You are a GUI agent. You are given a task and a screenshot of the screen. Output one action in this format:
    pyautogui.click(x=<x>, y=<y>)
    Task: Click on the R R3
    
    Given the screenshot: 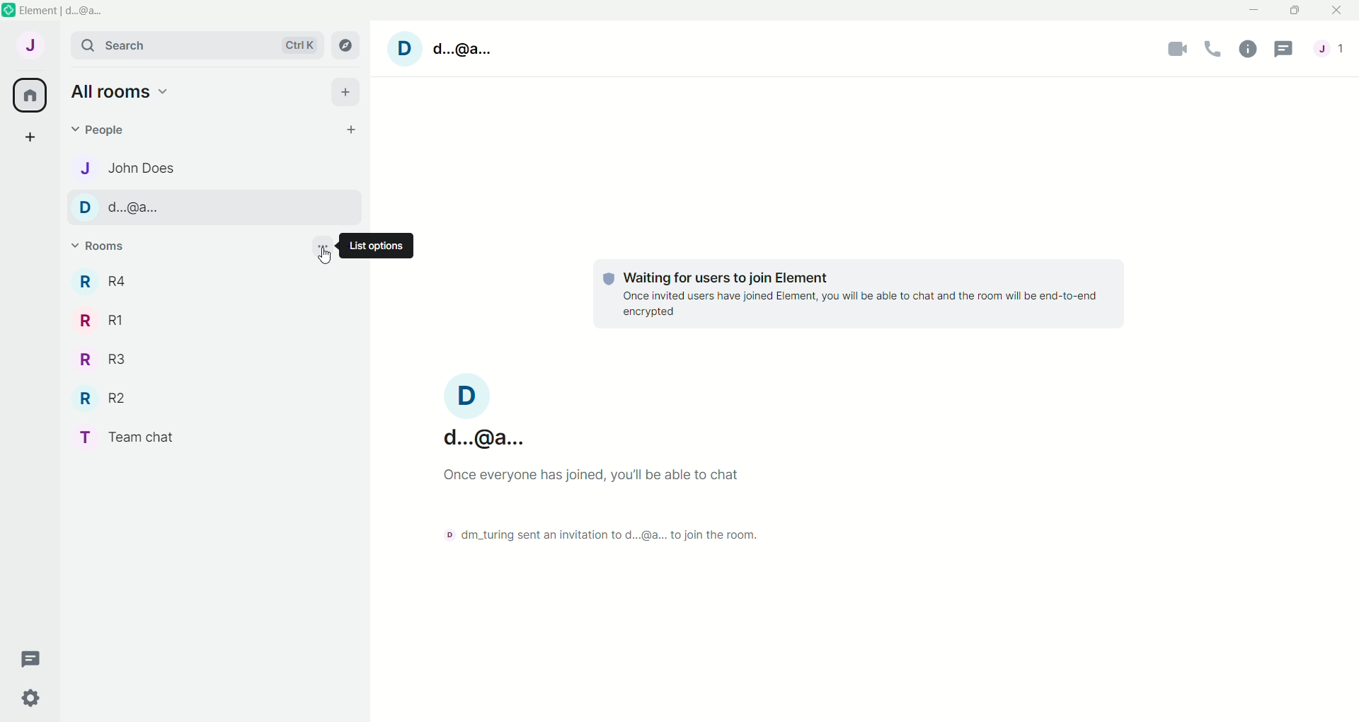 What is the action you would take?
    pyautogui.click(x=117, y=358)
    